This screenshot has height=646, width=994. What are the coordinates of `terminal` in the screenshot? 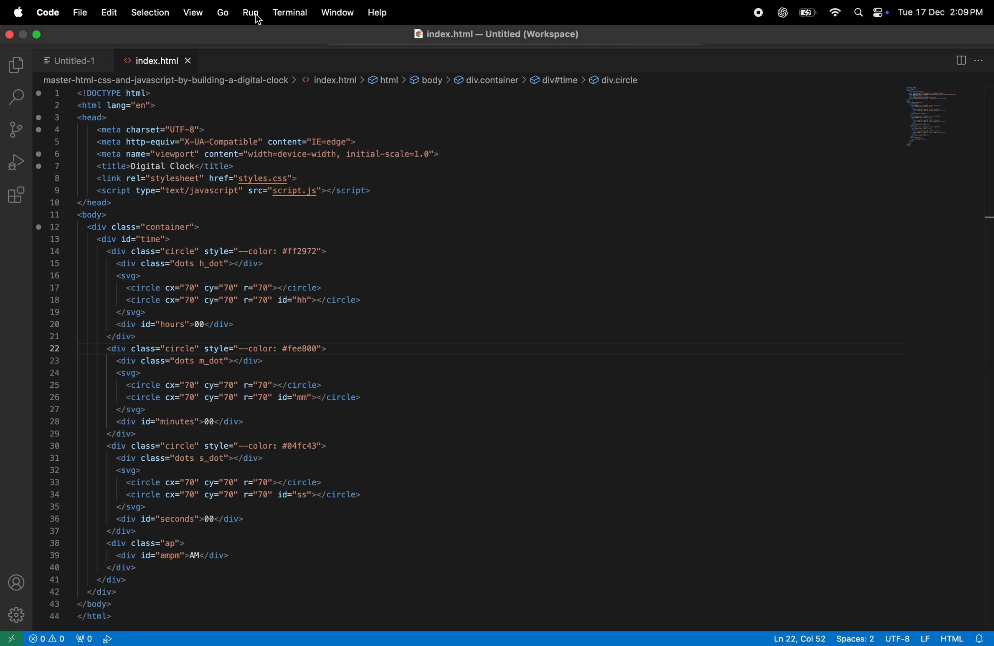 It's located at (290, 12).